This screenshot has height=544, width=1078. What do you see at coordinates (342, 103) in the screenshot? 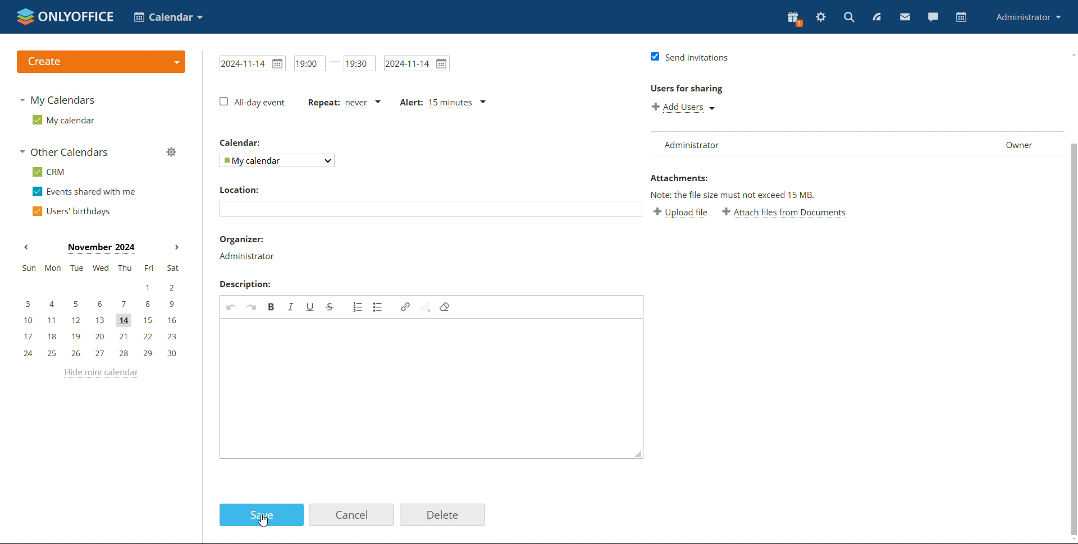
I see `repeat` at bounding box center [342, 103].